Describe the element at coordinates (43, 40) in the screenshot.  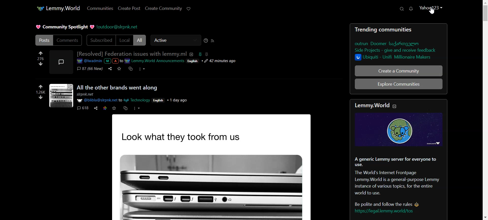
I see `Posts` at that location.